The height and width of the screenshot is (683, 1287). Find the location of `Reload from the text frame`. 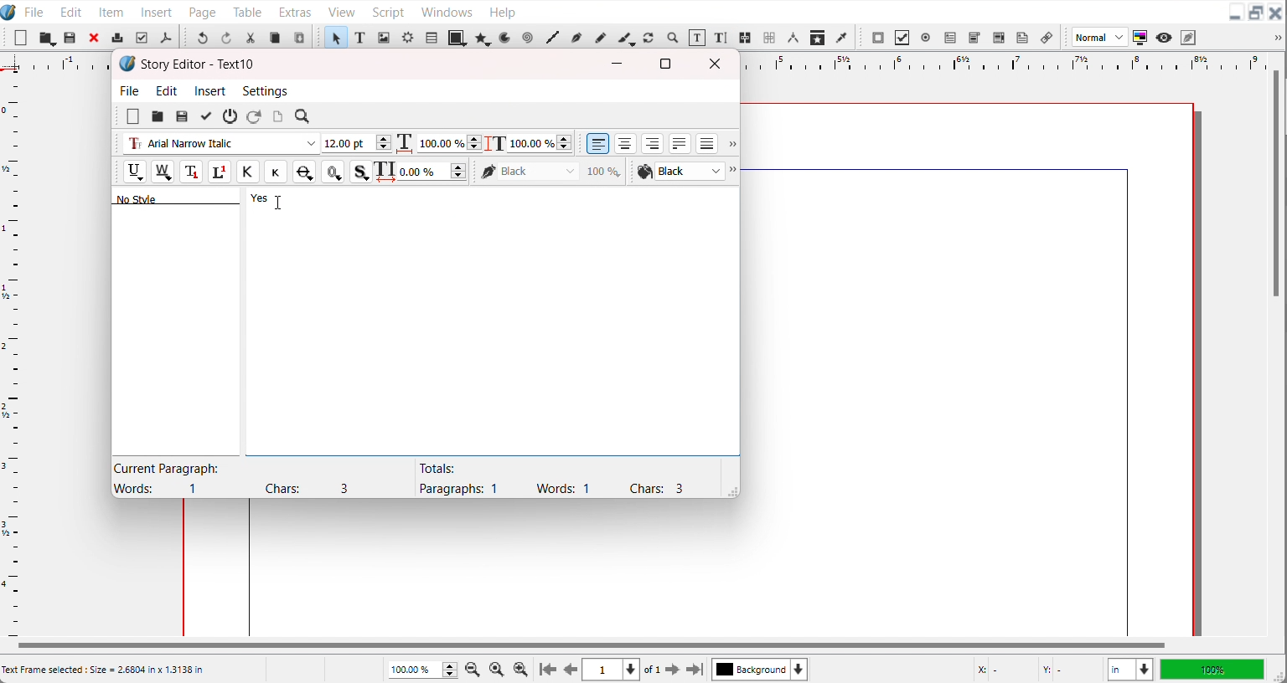

Reload from the text frame is located at coordinates (256, 116).